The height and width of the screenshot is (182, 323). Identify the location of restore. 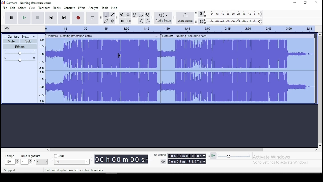
(305, 3).